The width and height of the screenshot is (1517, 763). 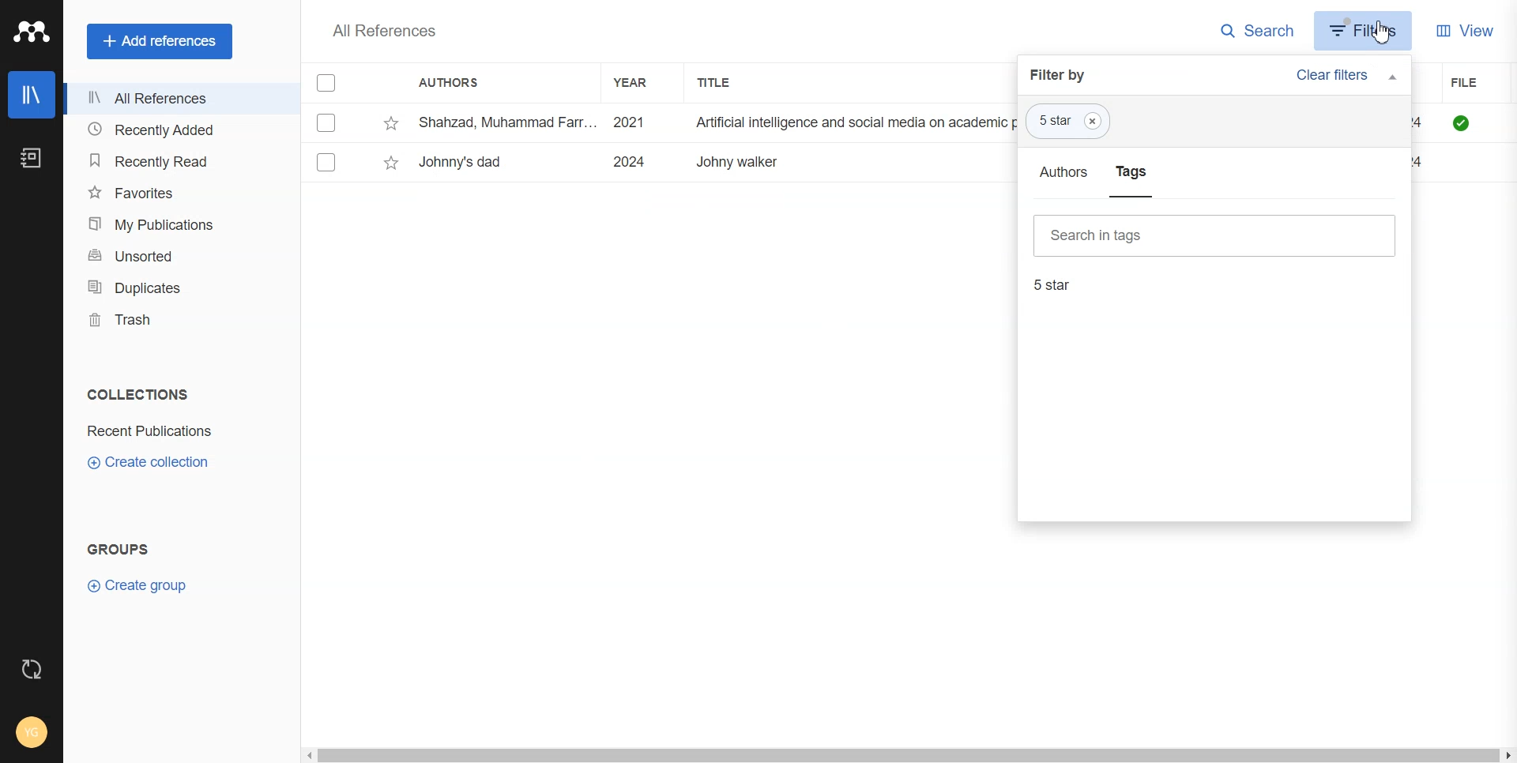 What do you see at coordinates (713, 123) in the screenshot?
I see `Shahzad, Muhammad Farr... 2021 Artificial intelligence and social media on academic performance and mental ...  Heliyon 12/18/2024` at bounding box center [713, 123].